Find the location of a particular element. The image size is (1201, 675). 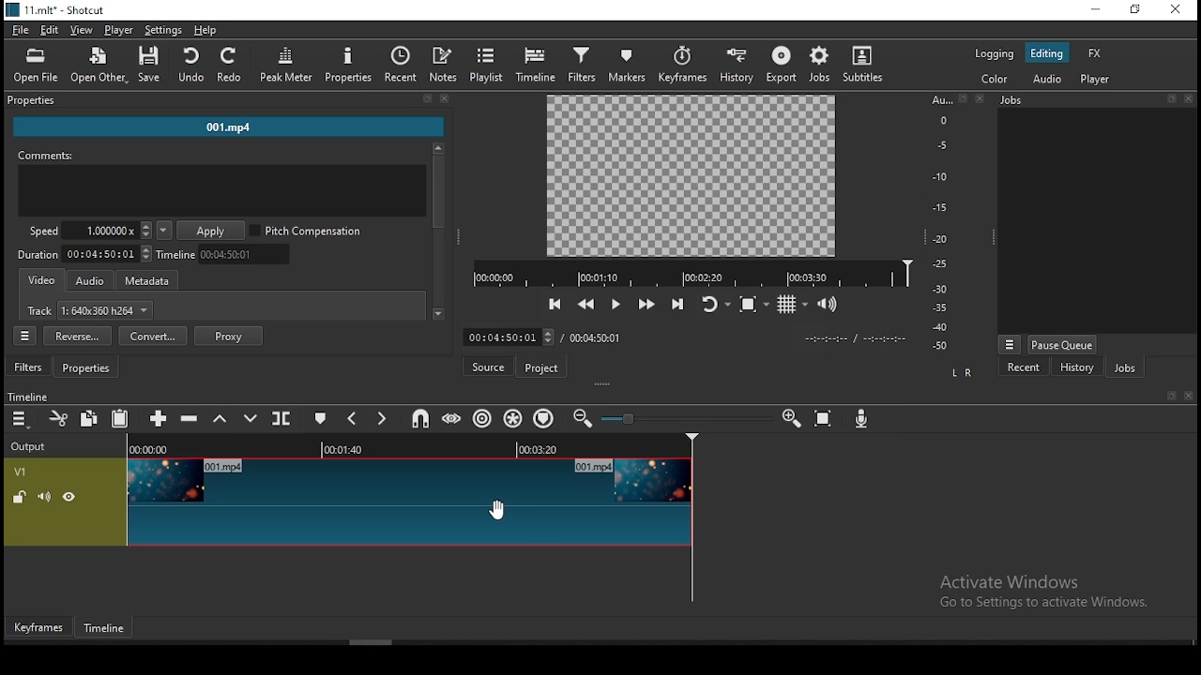

reverse is located at coordinates (79, 336).